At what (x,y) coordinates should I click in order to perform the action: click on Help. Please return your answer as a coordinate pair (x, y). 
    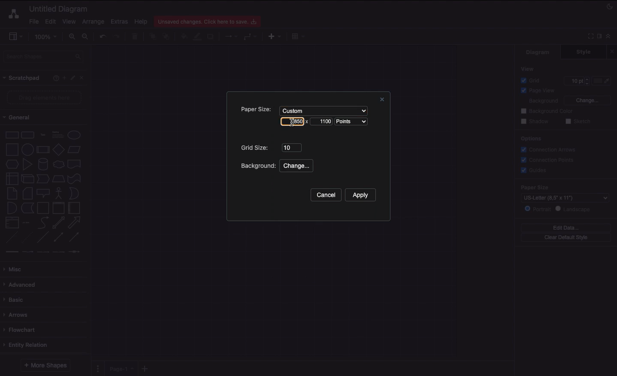
    Looking at the image, I should click on (54, 78).